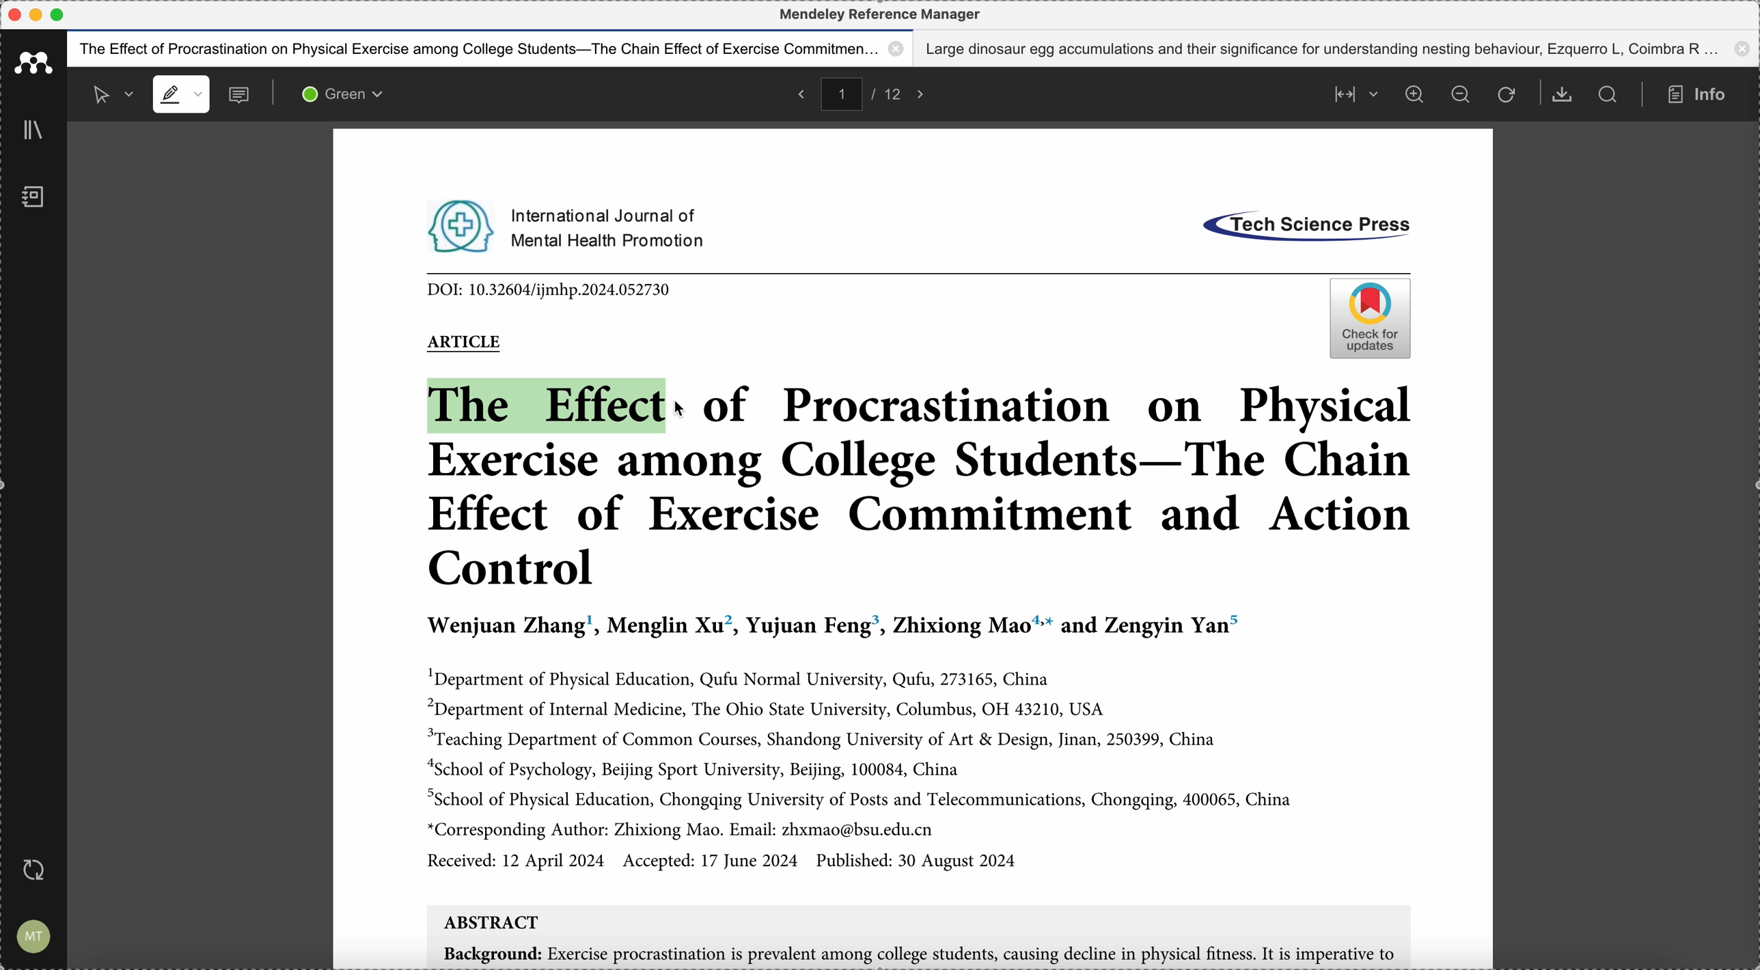 The height and width of the screenshot is (970, 1760). Describe the element at coordinates (491, 48) in the screenshot. I see `The effect of procastination on physical exercise among college students - The Chain effect of exercise` at that location.